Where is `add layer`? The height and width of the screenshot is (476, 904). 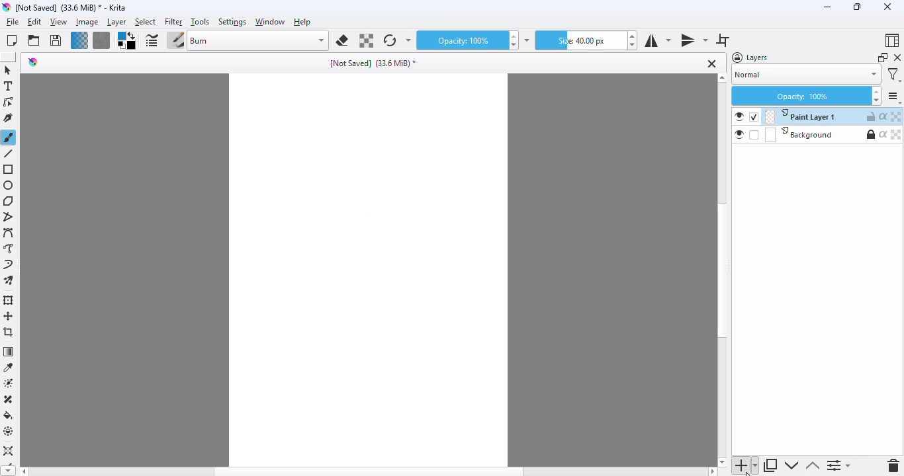
add layer is located at coordinates (746, 465).